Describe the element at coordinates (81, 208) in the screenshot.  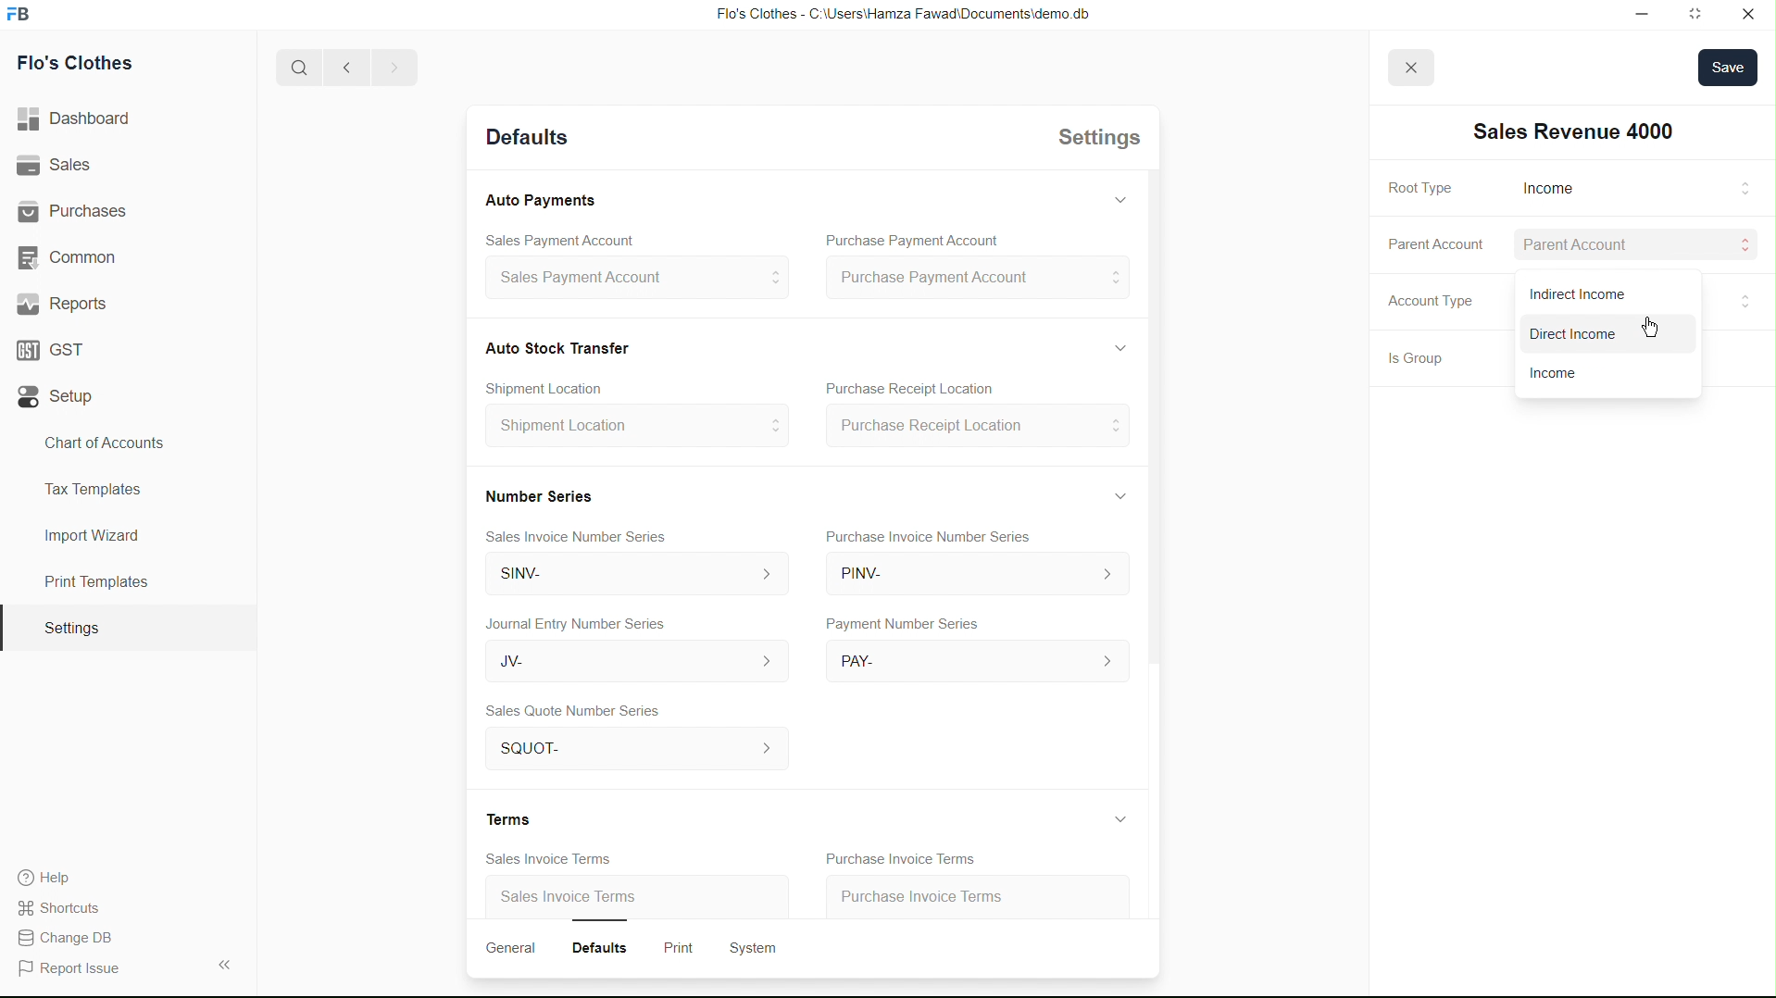
I see `| Purchases` at that location.